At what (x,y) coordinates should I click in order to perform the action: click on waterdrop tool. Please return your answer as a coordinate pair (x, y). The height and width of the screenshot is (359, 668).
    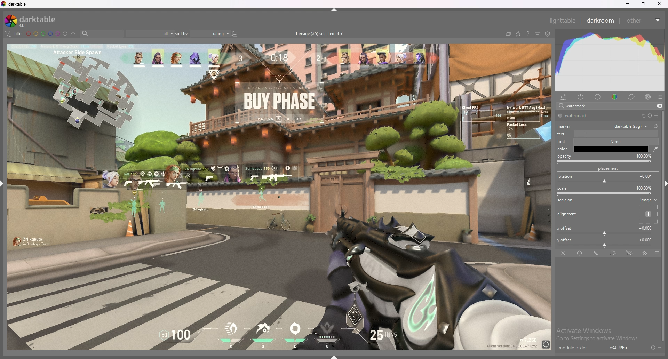
    Looking at the image, I should click on (654, 149).